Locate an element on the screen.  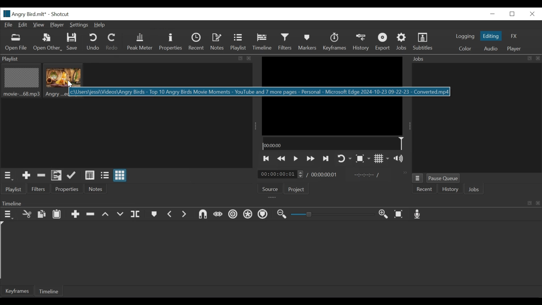
Play quickly backward is located at coordinates (282, 159).